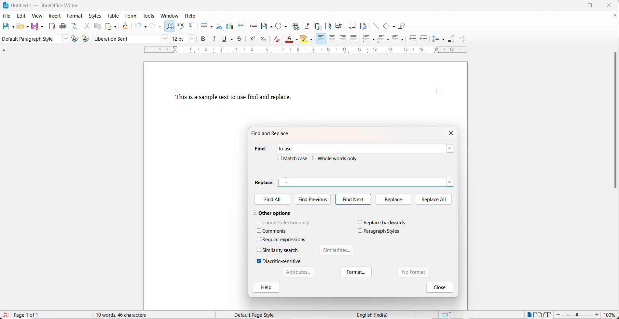 Image resolution: width=619 pixels, height=319 pixels. I want to click on help, so click(266, 288).